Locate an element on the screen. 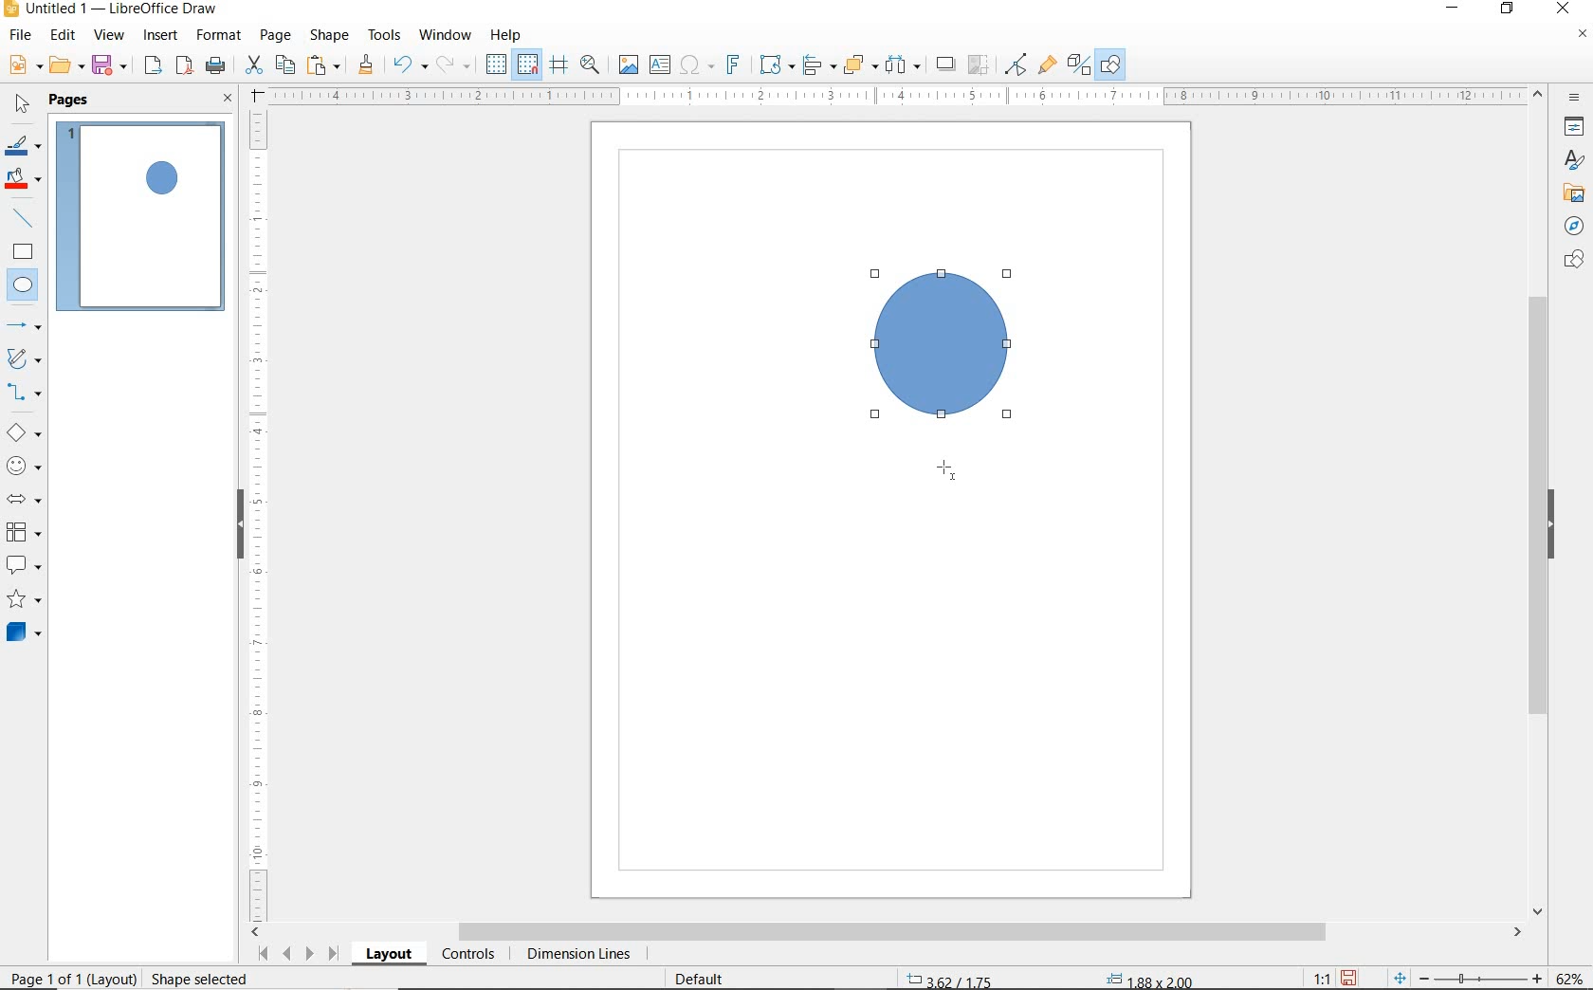 This screenshot has height=990, width=1593. ELLIPSE TOOL is located at coordinates (943, 473).